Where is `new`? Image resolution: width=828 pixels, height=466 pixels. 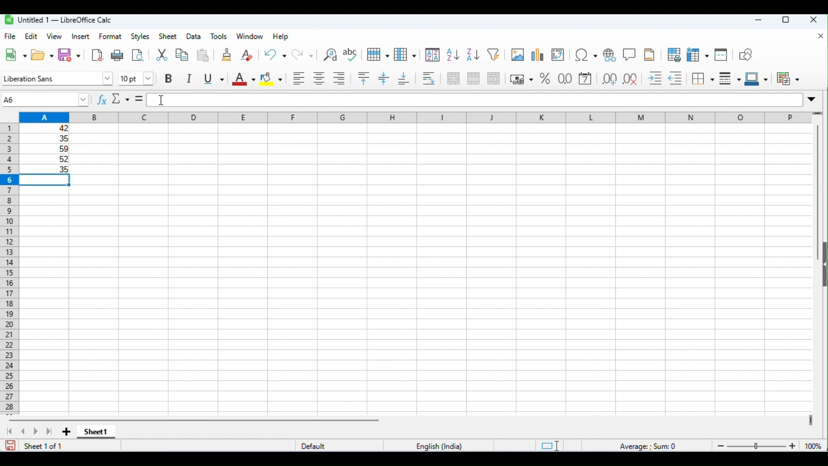
new is located at coordinates (16, 55).